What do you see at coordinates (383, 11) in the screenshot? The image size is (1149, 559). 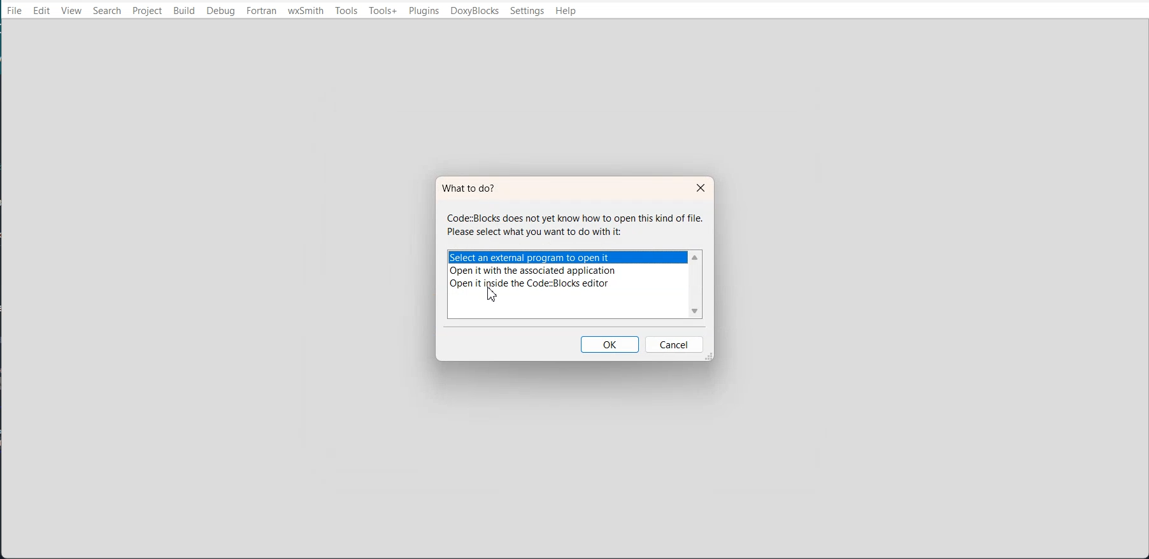 I see `Tools+` at bounding box center [383, 11].